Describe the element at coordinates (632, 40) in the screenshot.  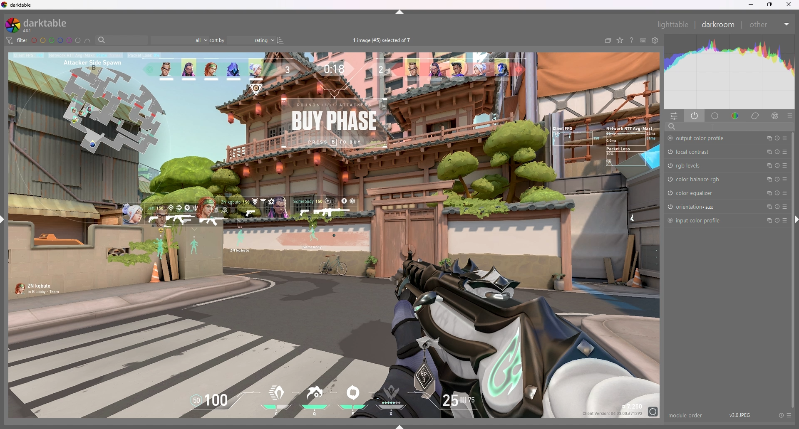
I see `online help` at that location.